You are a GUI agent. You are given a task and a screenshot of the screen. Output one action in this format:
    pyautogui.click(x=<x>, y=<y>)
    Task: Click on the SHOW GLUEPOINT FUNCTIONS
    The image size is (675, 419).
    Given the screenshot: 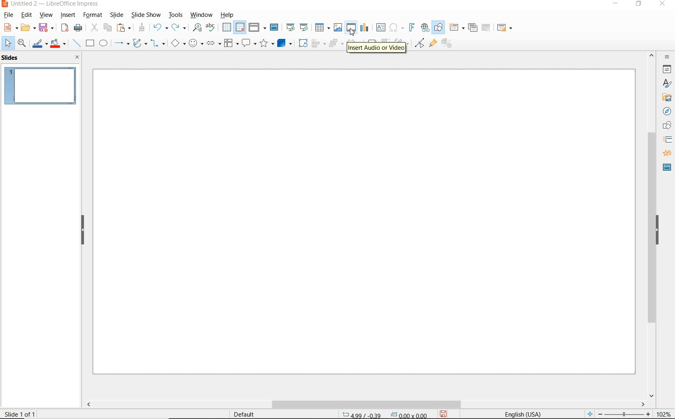 What is the action you would take?
    pyautogui.click(x=432, y=44)
    